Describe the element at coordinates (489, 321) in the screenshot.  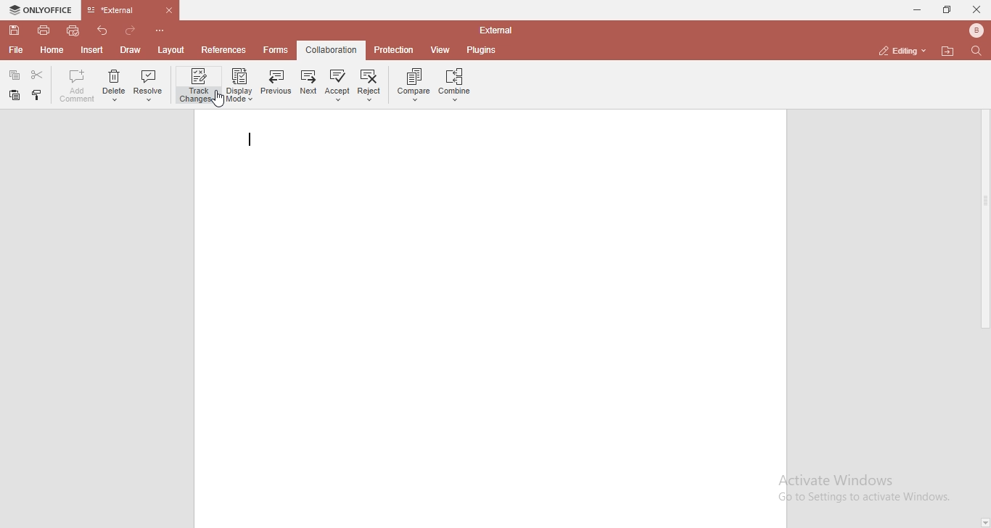
I see `blank page` at that location.